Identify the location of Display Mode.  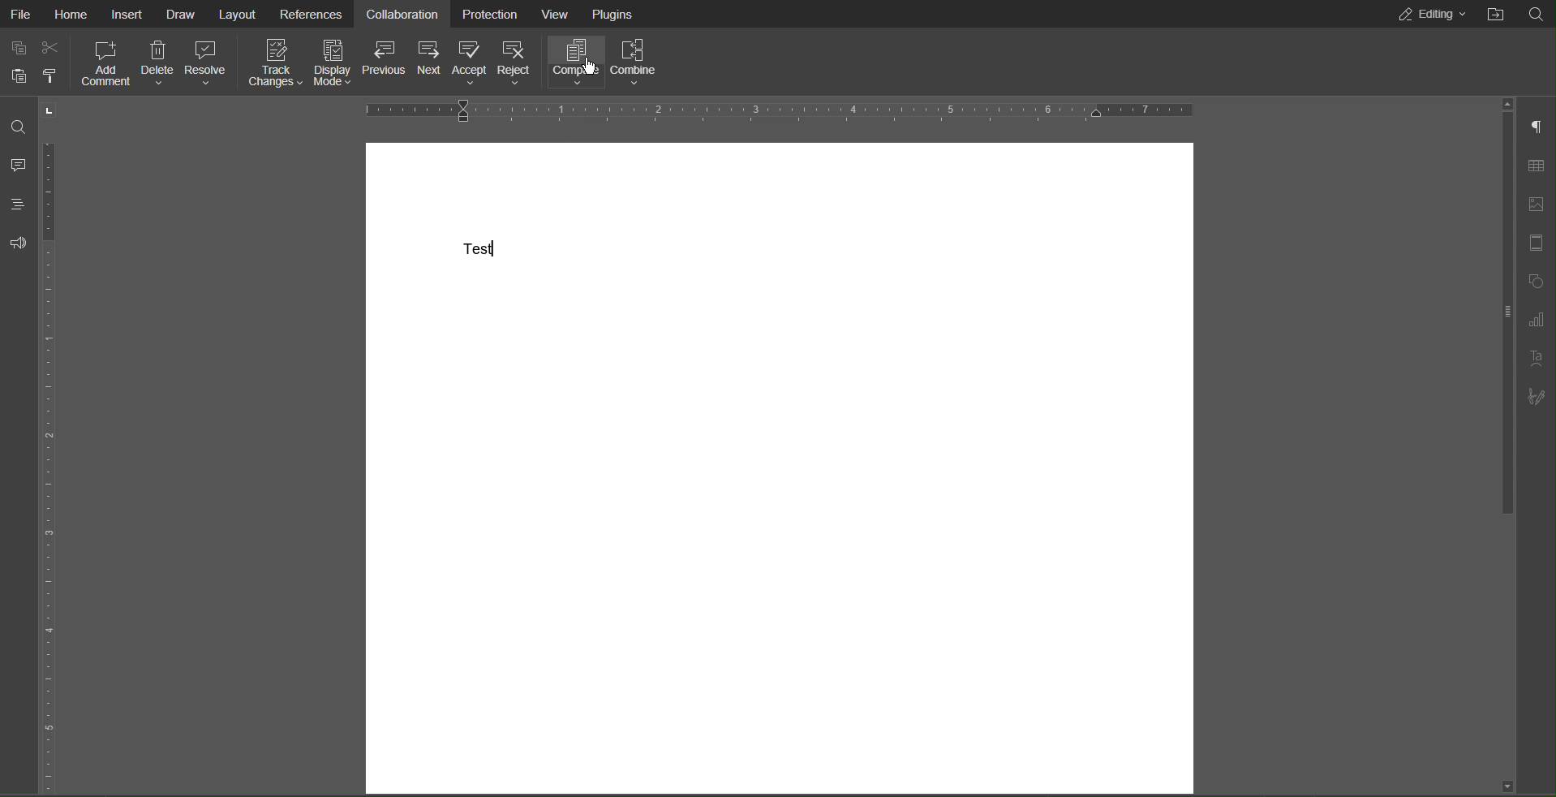
(334, 65).